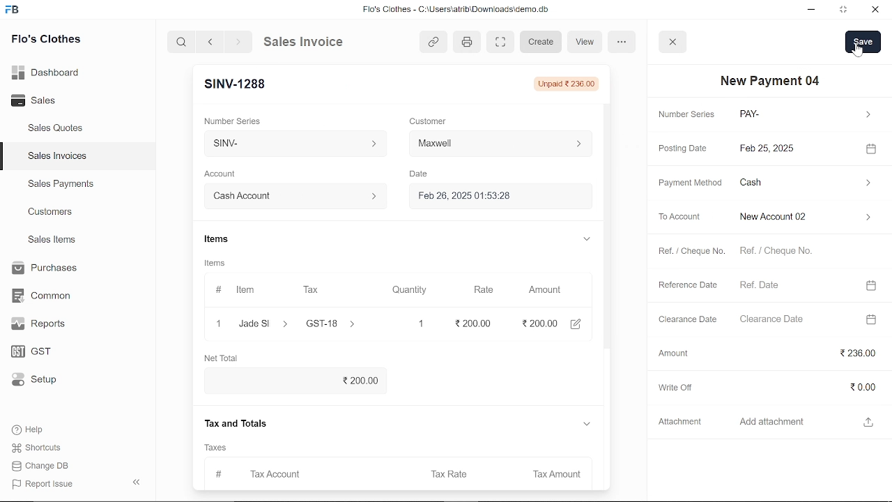  What do you see at coordinates (622, 42) in the screenshot?
I see `options` at bounding box center [622, 42].